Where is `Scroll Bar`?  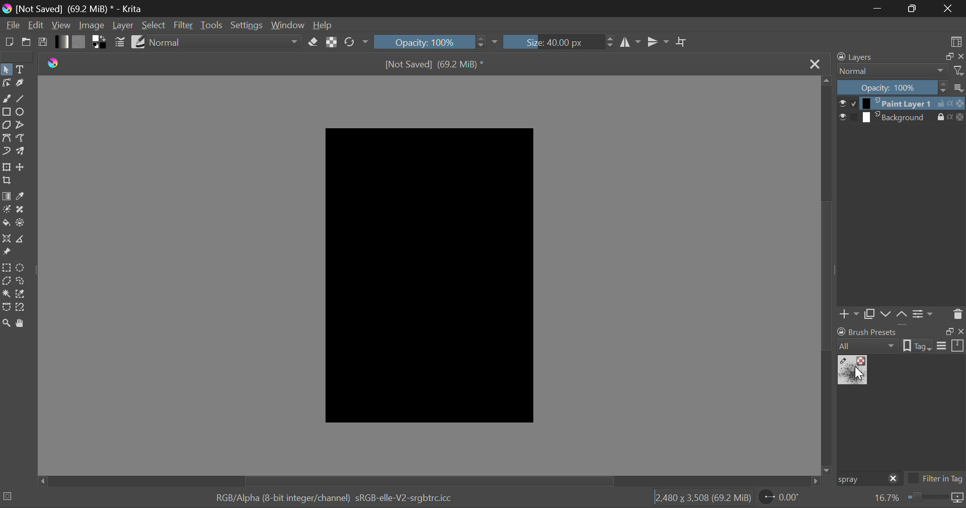
Scroll Bar is located at coordinates (827, 274).